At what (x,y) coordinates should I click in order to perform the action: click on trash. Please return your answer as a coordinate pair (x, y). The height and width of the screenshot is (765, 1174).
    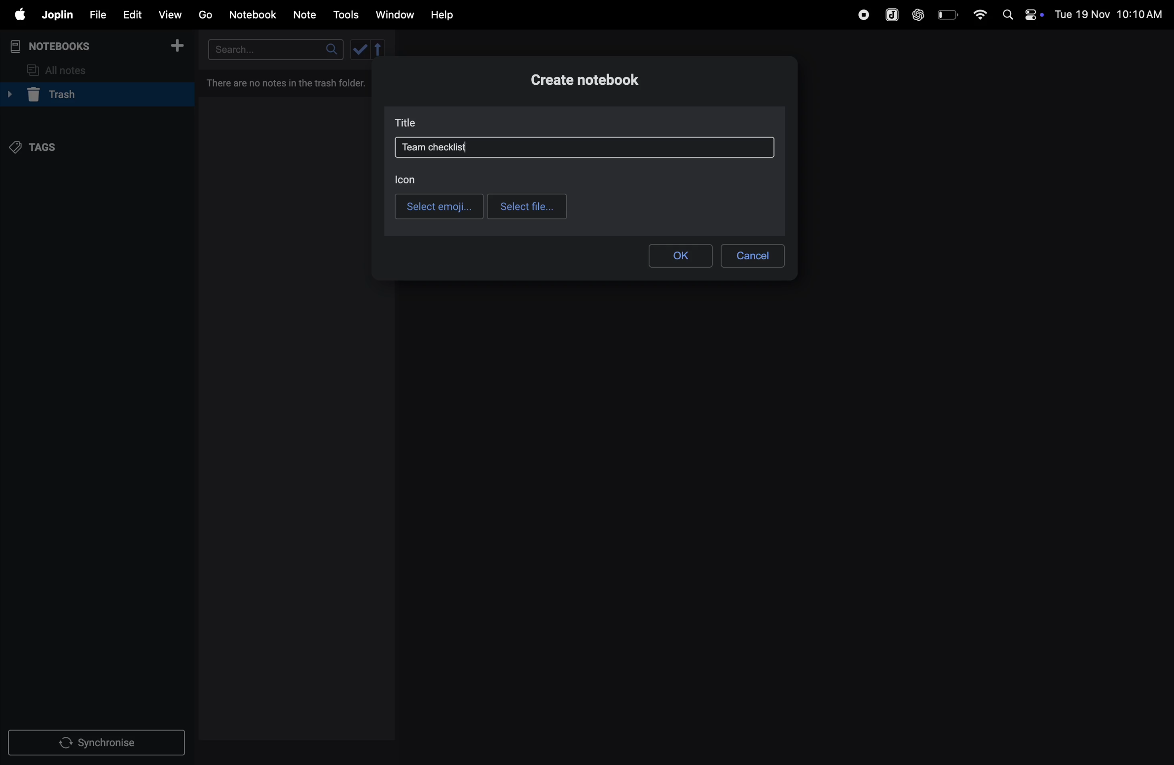
    Looking at the image, I should click on (93, 96).